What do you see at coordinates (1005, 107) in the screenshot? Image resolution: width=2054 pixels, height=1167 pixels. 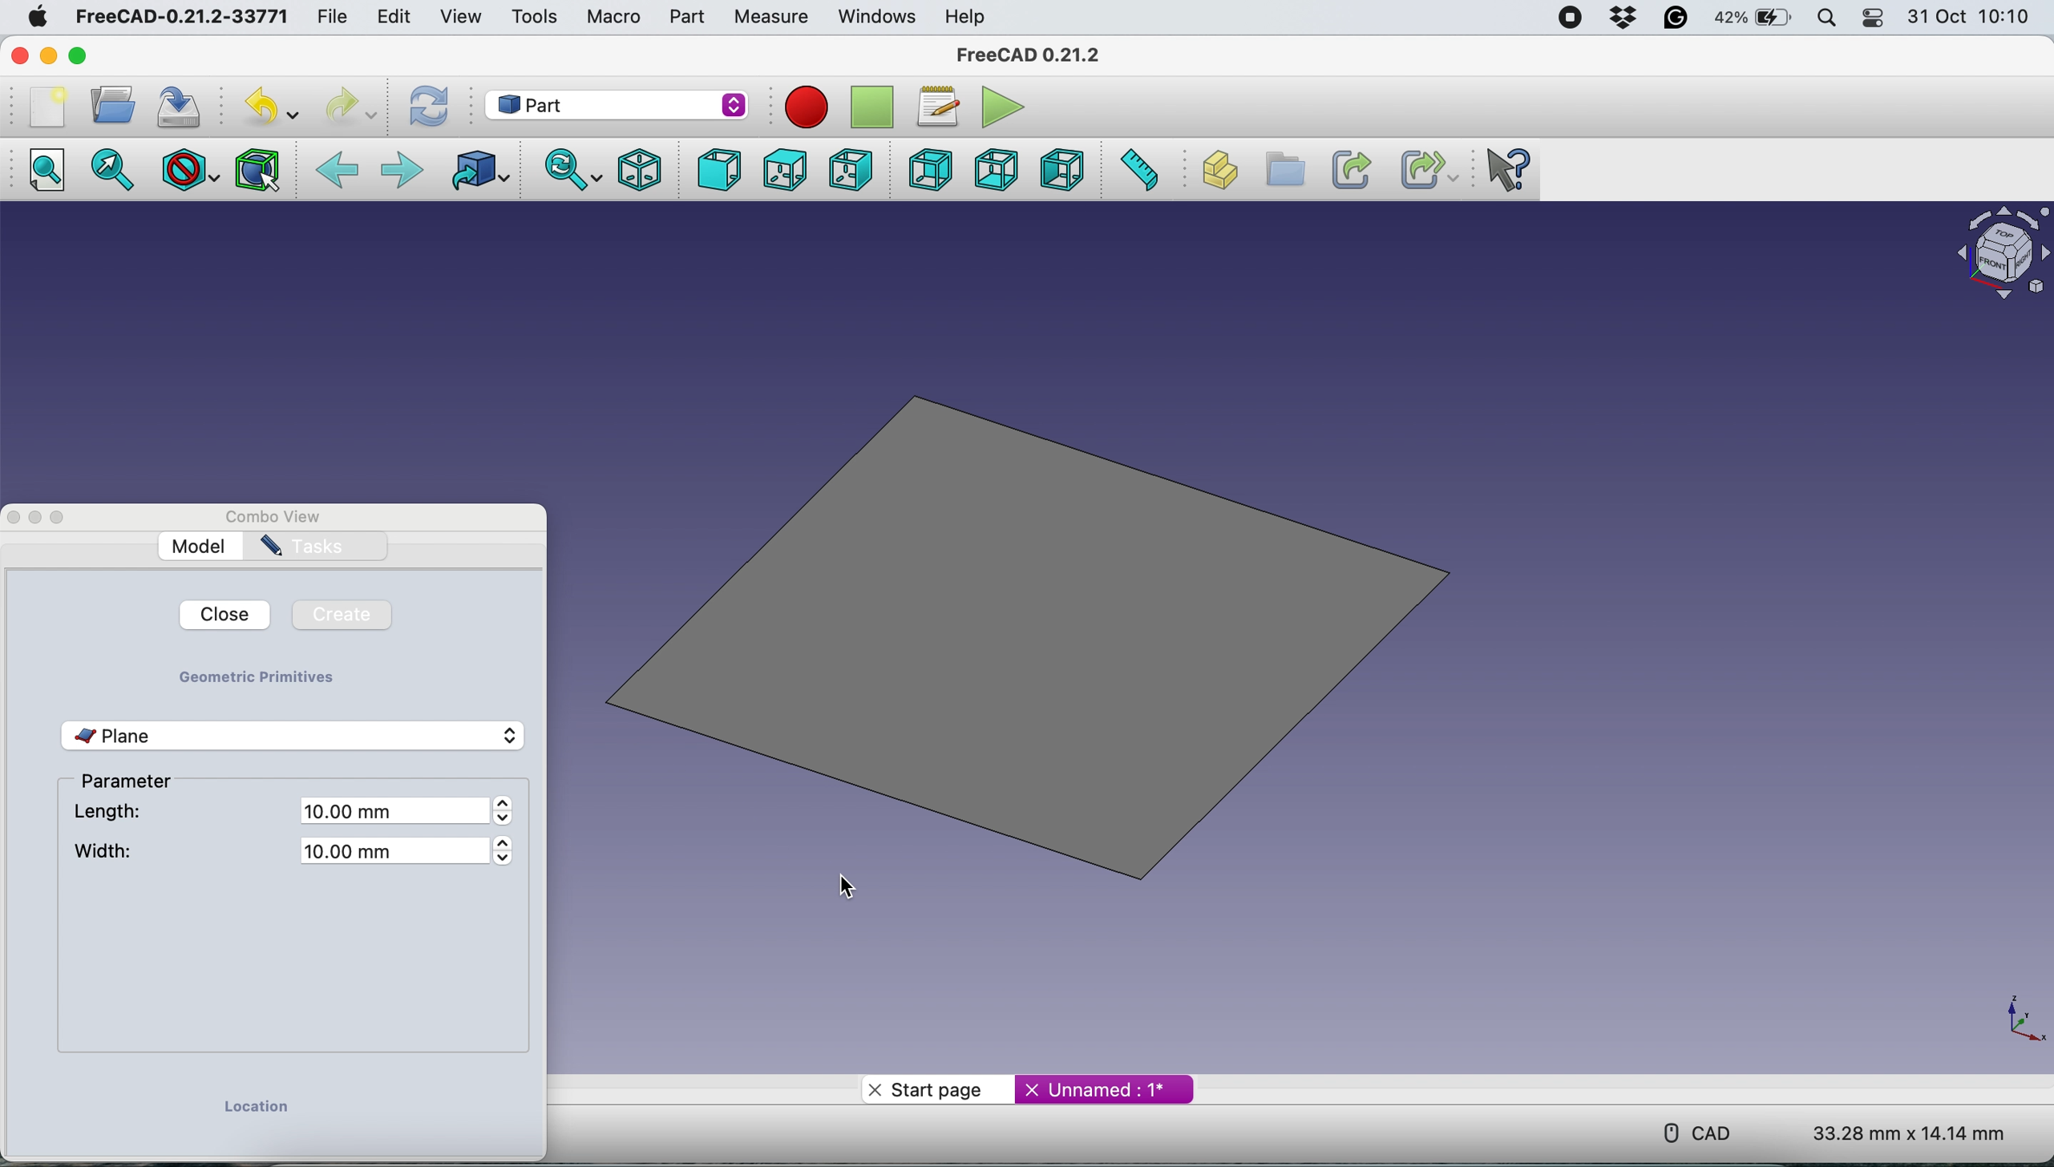 I see `Execute macros` at bounding box center [1005, 107].